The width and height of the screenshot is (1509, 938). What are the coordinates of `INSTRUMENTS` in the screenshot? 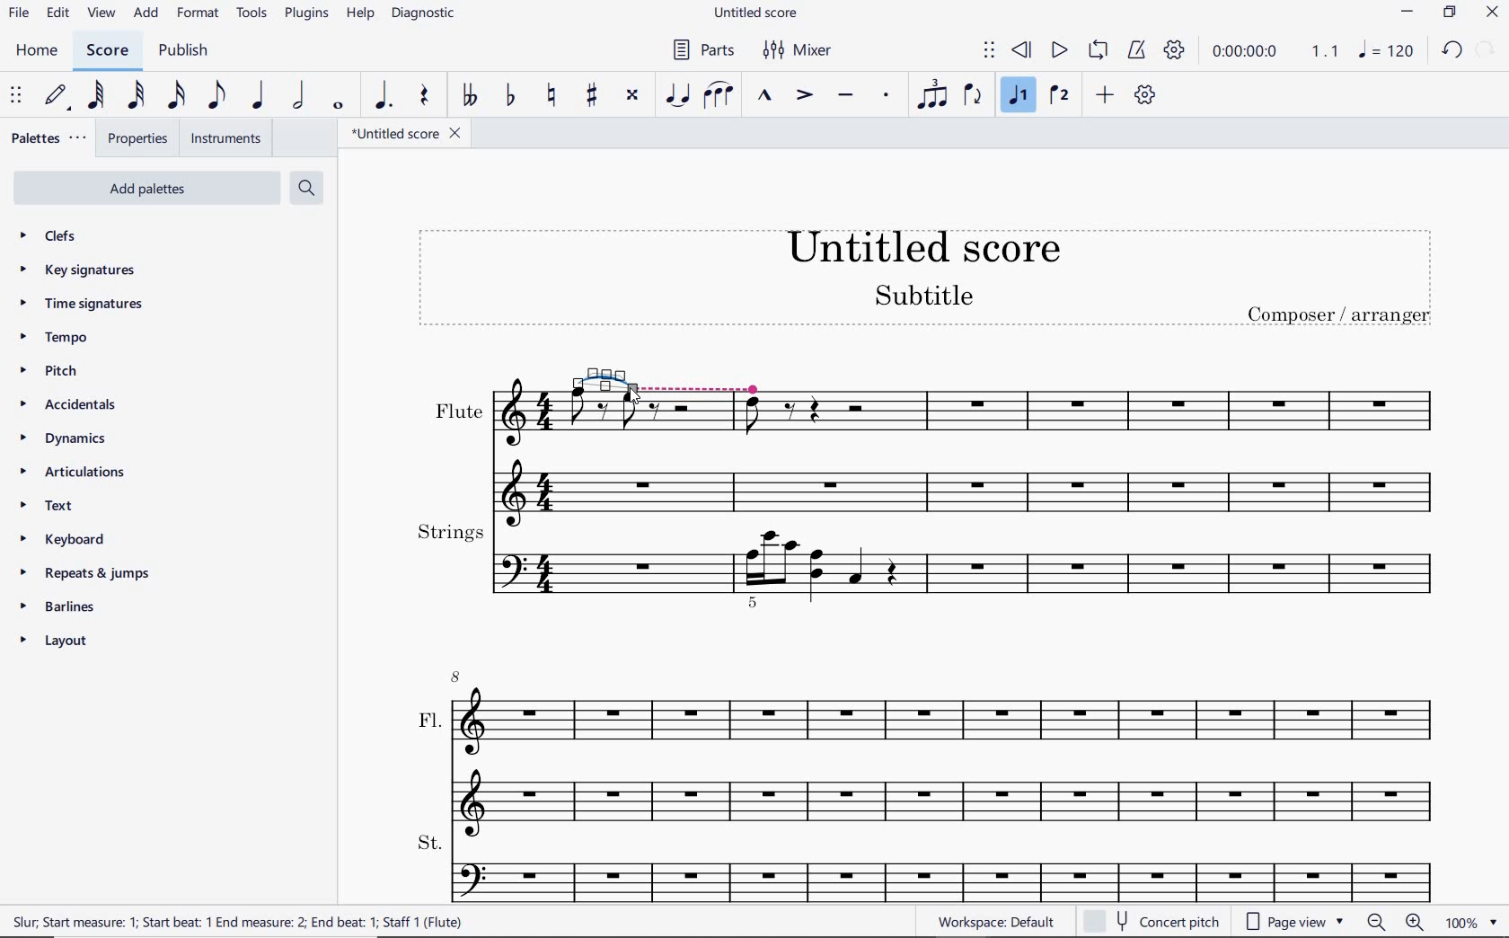 It's located at (224, 137).